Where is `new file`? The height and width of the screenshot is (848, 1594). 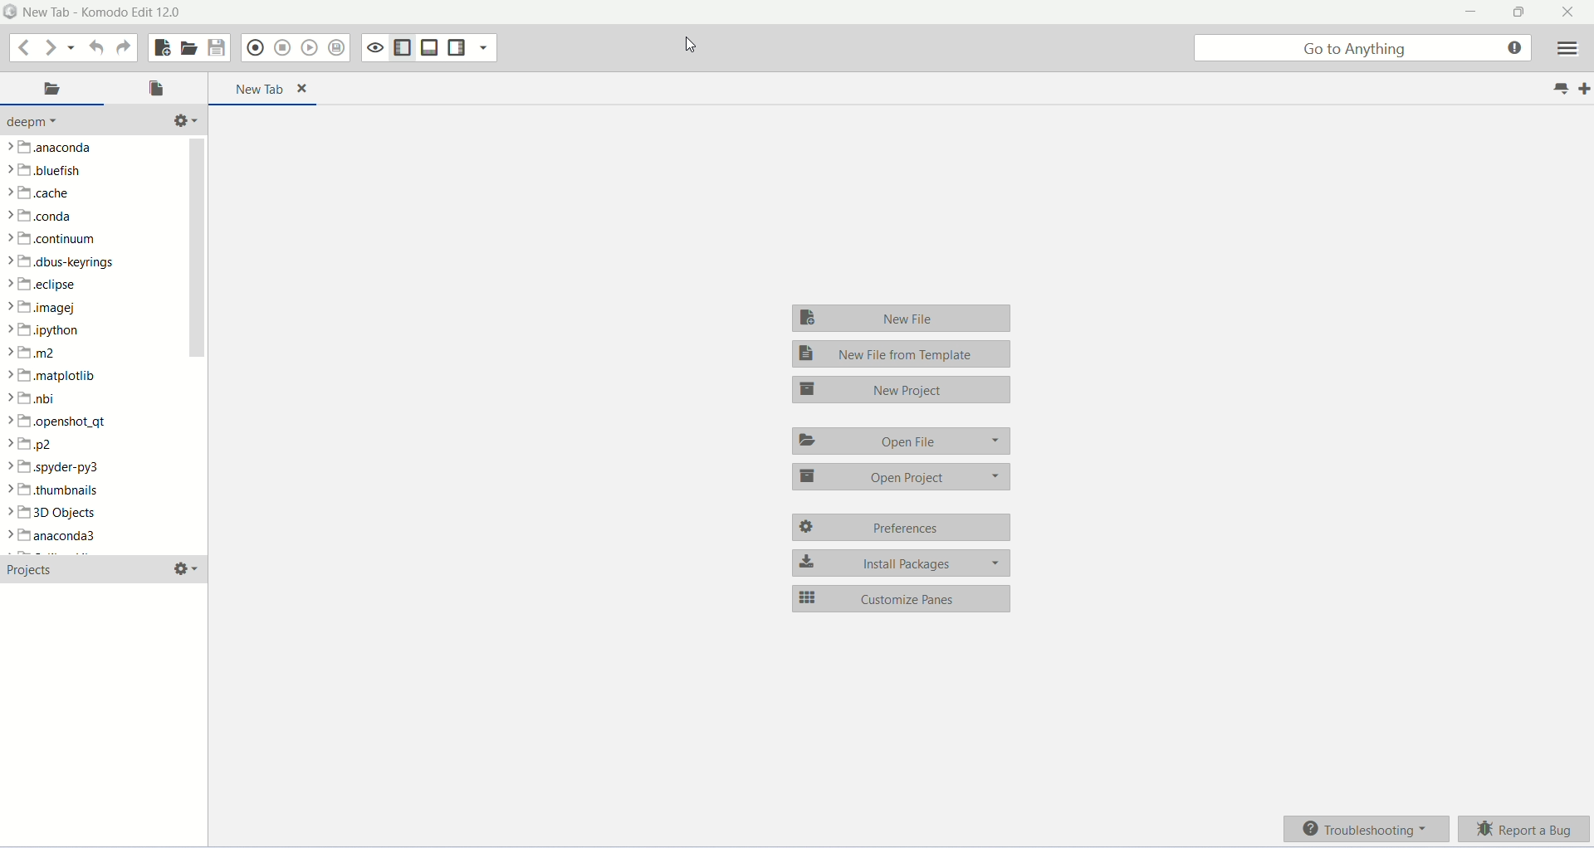 new file is located at coordinates (904, 315).